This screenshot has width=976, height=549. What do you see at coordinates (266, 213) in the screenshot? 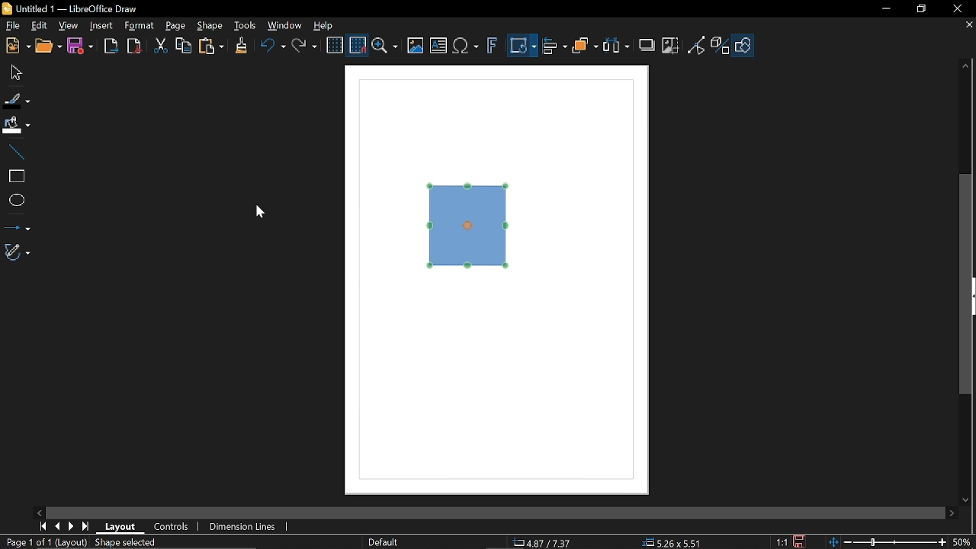
I see `Cursor` at bounding box center [266, 213].